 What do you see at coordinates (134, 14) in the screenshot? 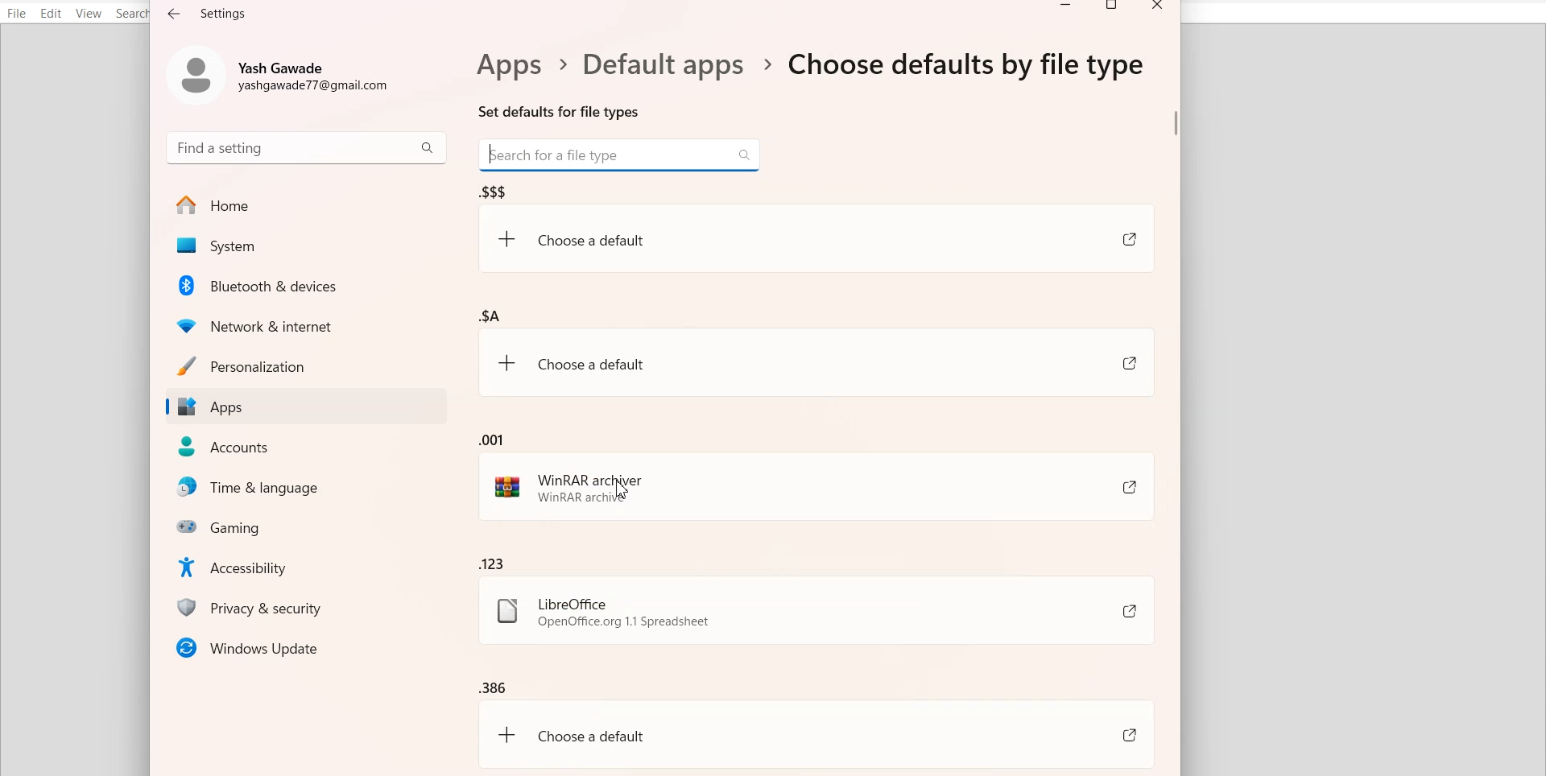
I see `Search` at bounding box center [134, 14].